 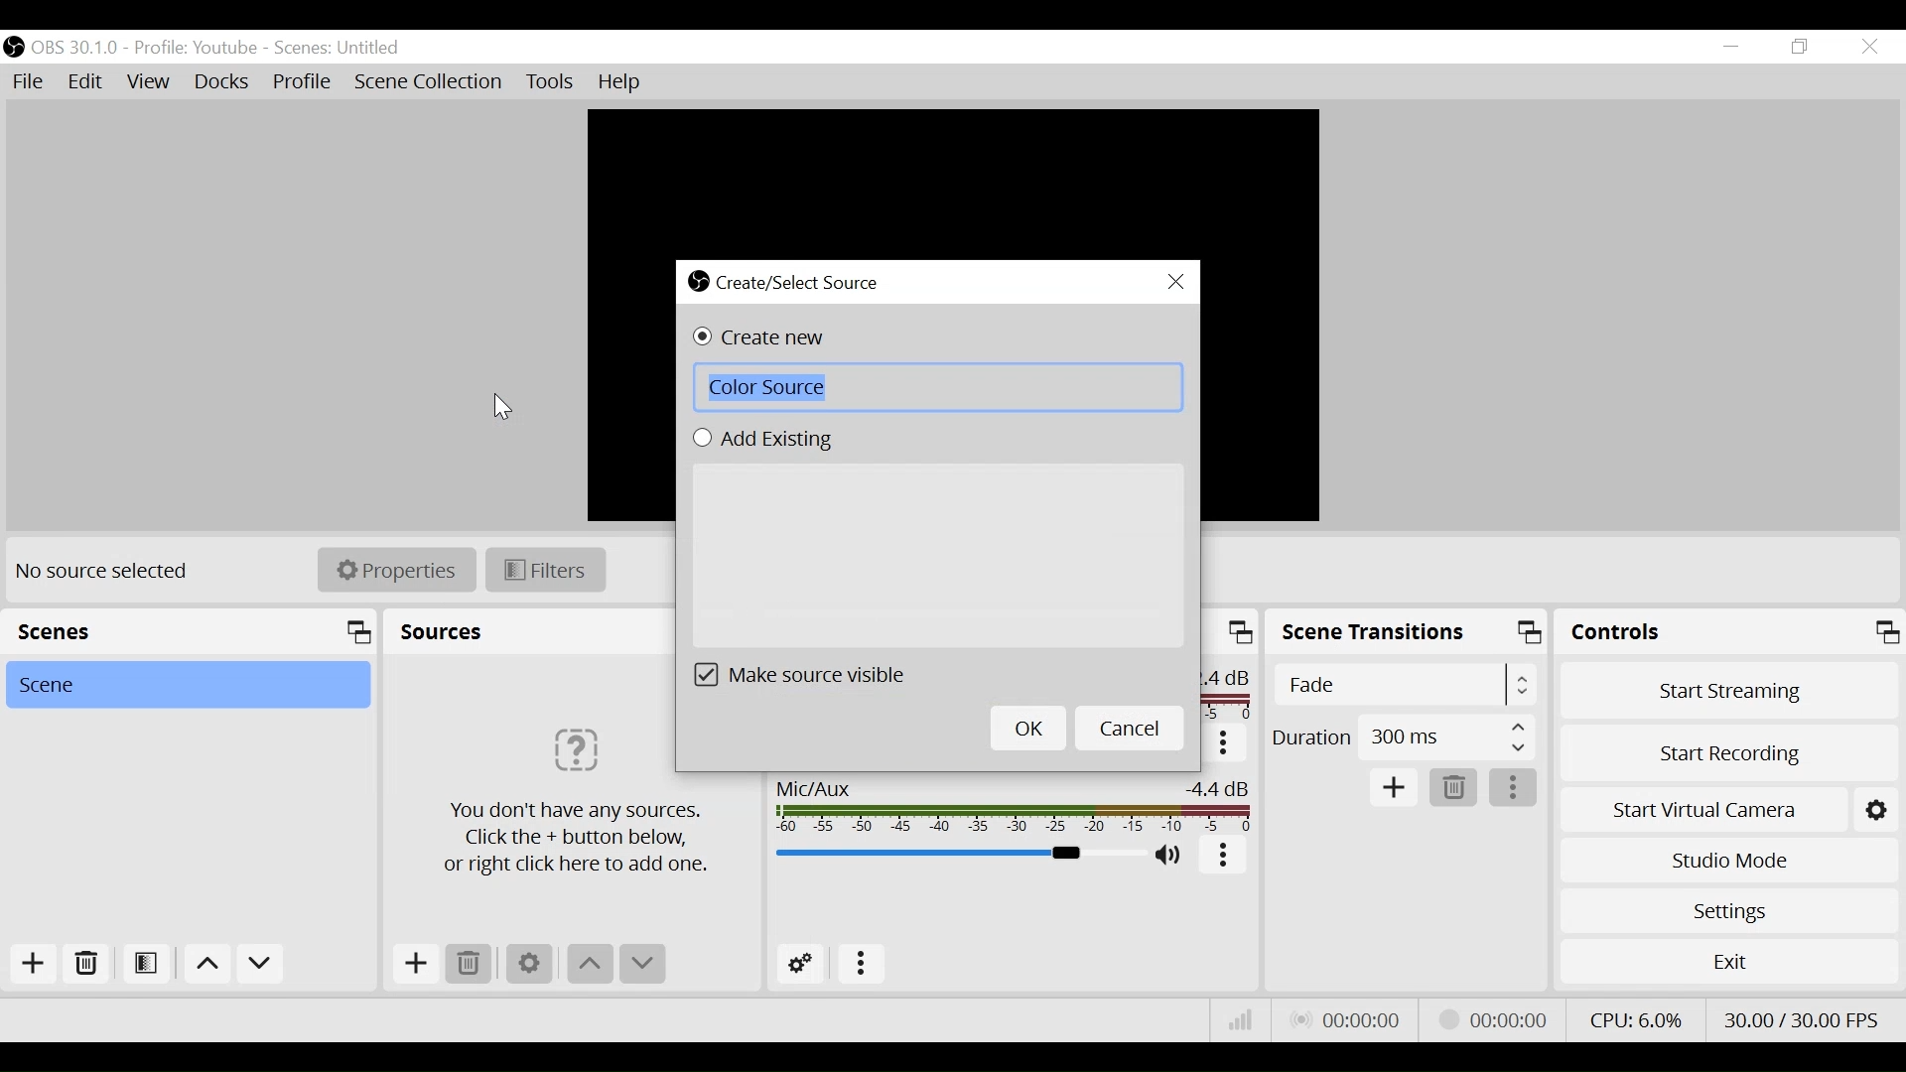 What do you see at coordinates (801, 964) in the screenshot?
I see `Advanced Audio Settings` at bounding box center [801, 964].